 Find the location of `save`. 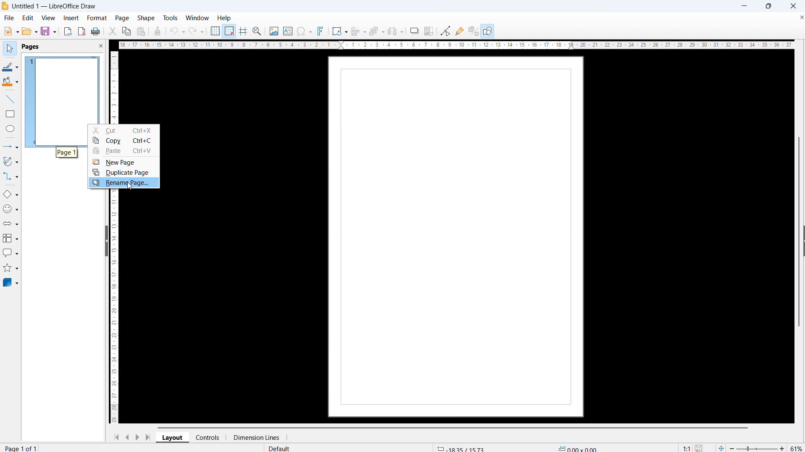

save is located at coordinates (700, 447).